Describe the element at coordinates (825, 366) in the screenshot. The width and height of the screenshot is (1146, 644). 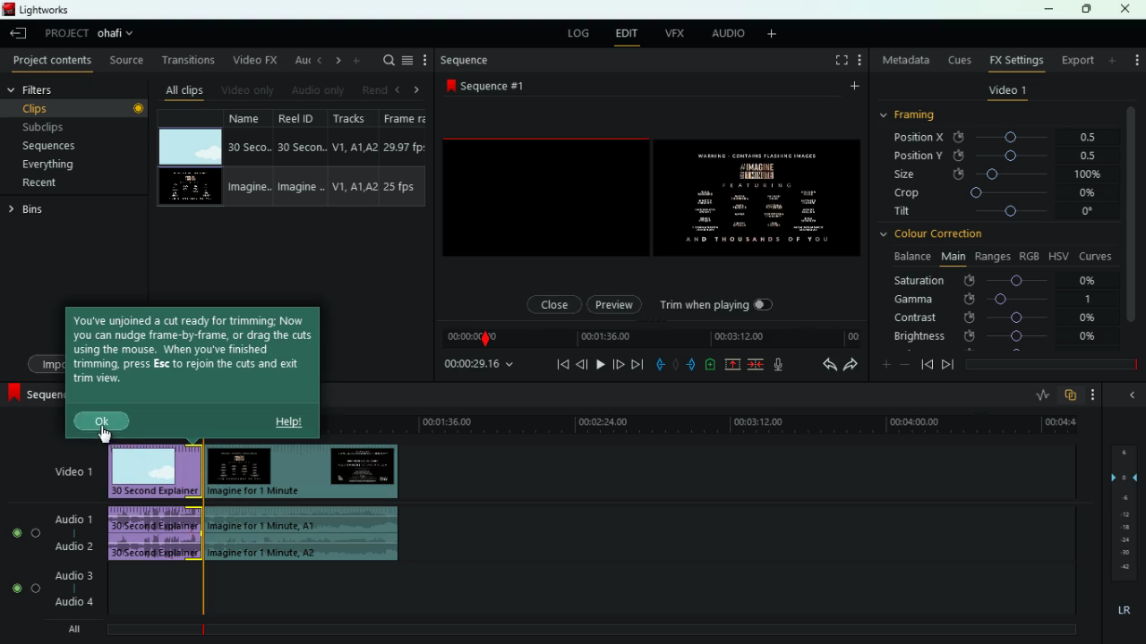
I see `back` at that location.